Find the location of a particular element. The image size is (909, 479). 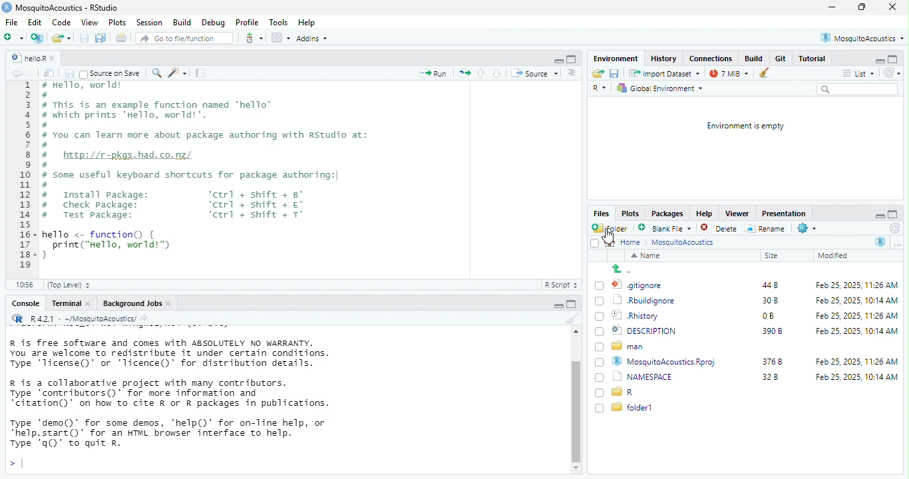

 Run is located at coordinates (435, 75).